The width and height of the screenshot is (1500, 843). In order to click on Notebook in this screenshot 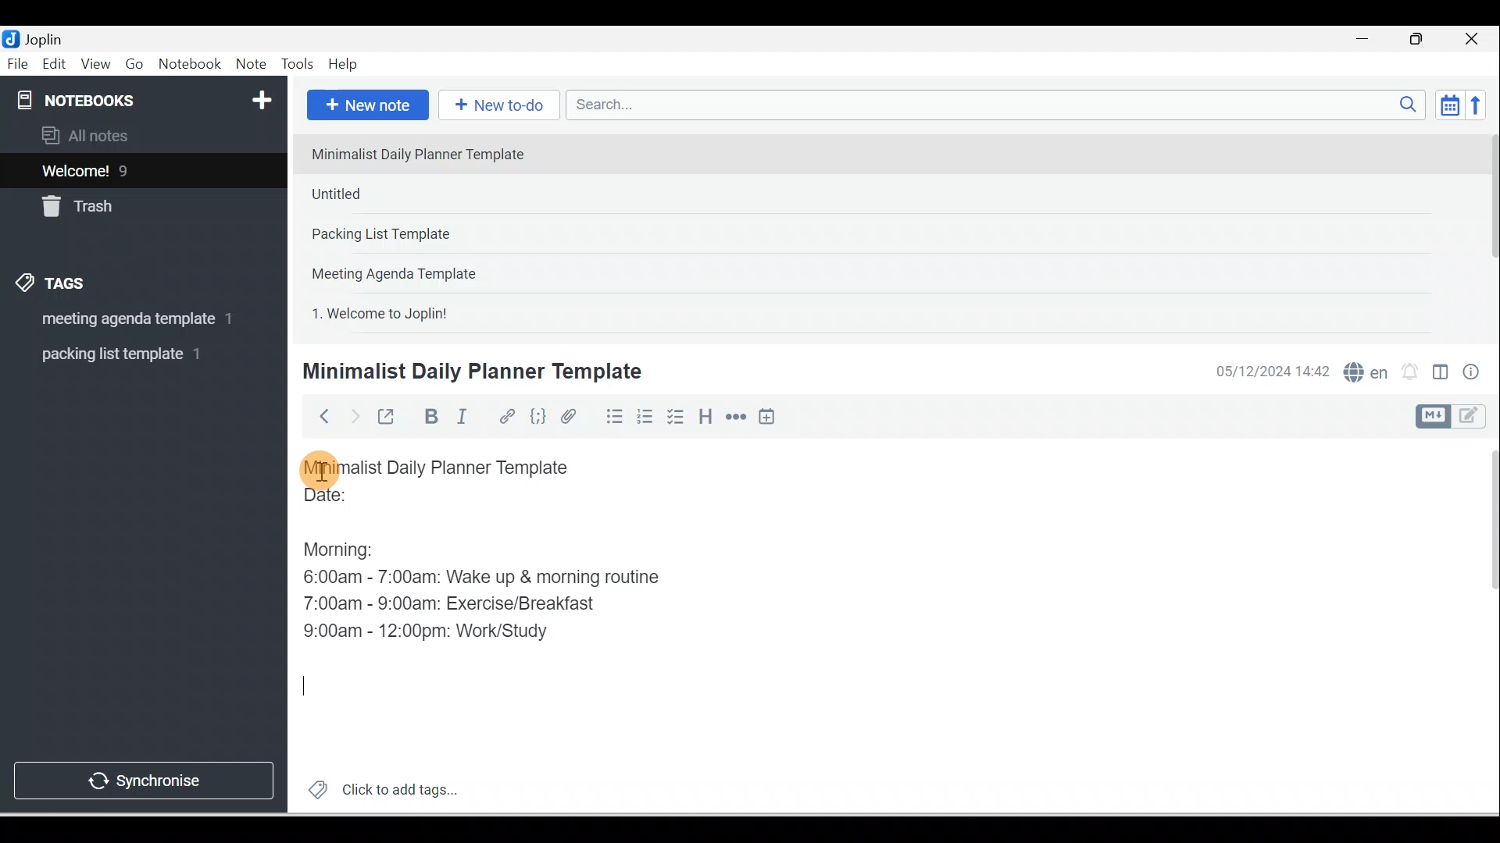, I will do `click(189, 65)`.